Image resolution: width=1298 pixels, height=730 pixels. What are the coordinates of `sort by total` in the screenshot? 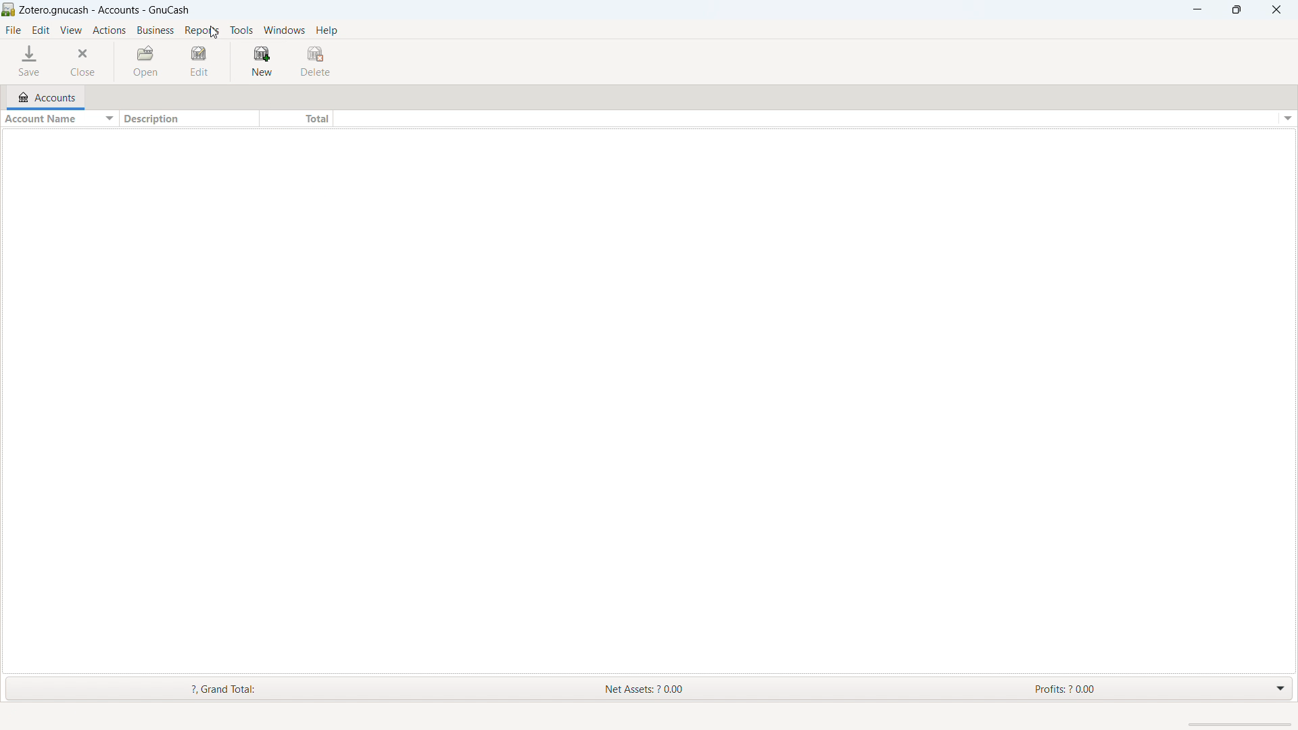 It's located at (296, 119).